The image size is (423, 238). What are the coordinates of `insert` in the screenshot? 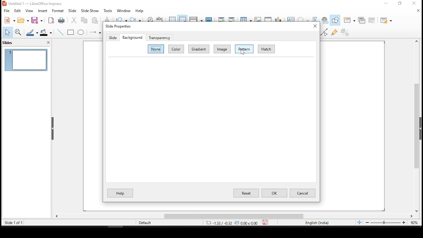 It's located at (42, 11).